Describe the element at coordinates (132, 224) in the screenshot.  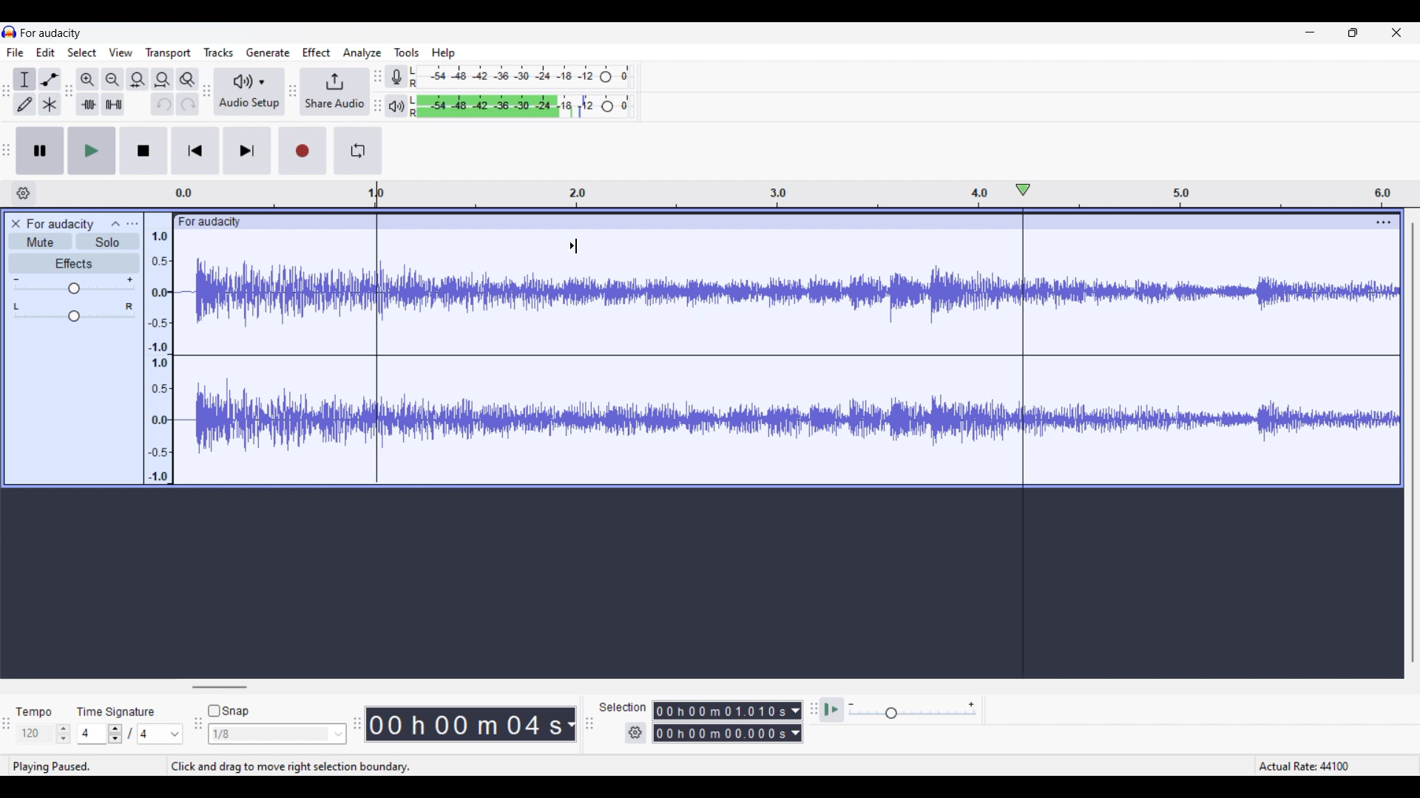
I see `Open menu` at that location.